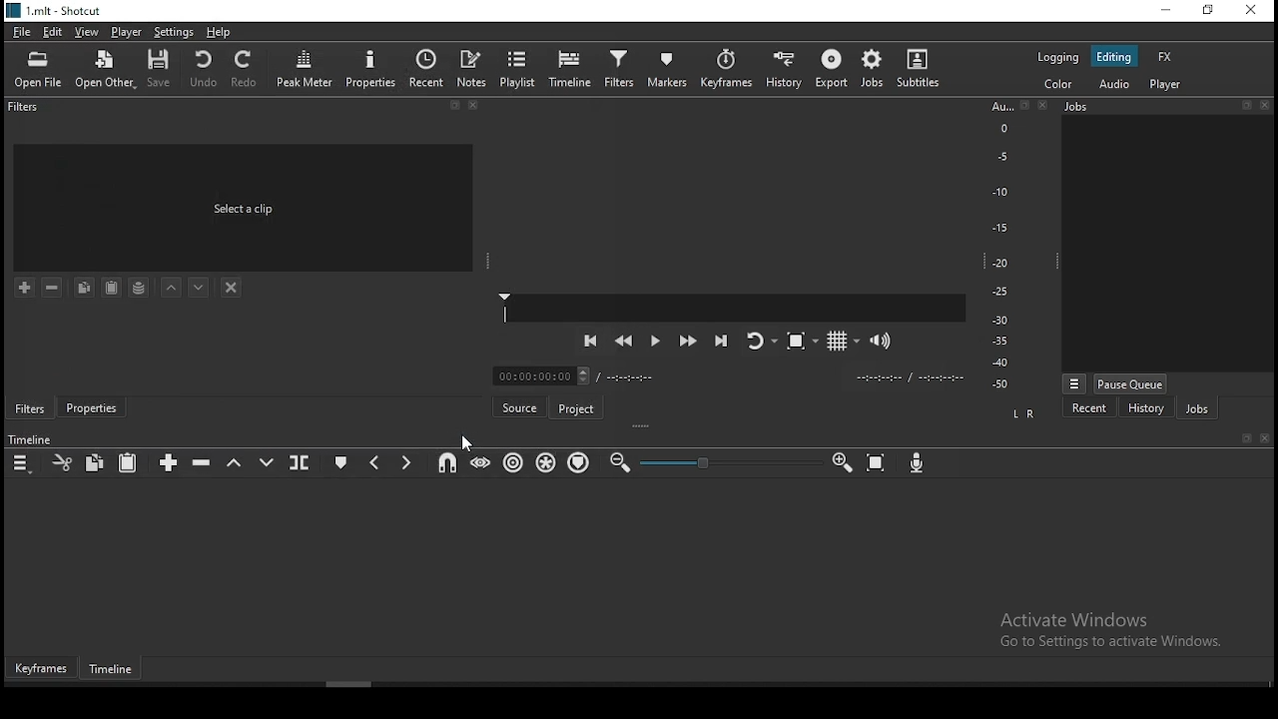 The width and height of the screenshot is (1278, 719). Describe the element at coordinates (620, 461) in the screenshot. I see `zoom timeline out` at that location.